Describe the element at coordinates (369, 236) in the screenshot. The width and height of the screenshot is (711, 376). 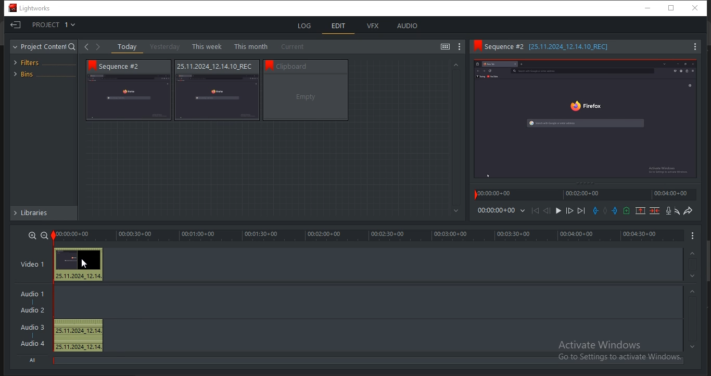
I see `timeline` at that location.